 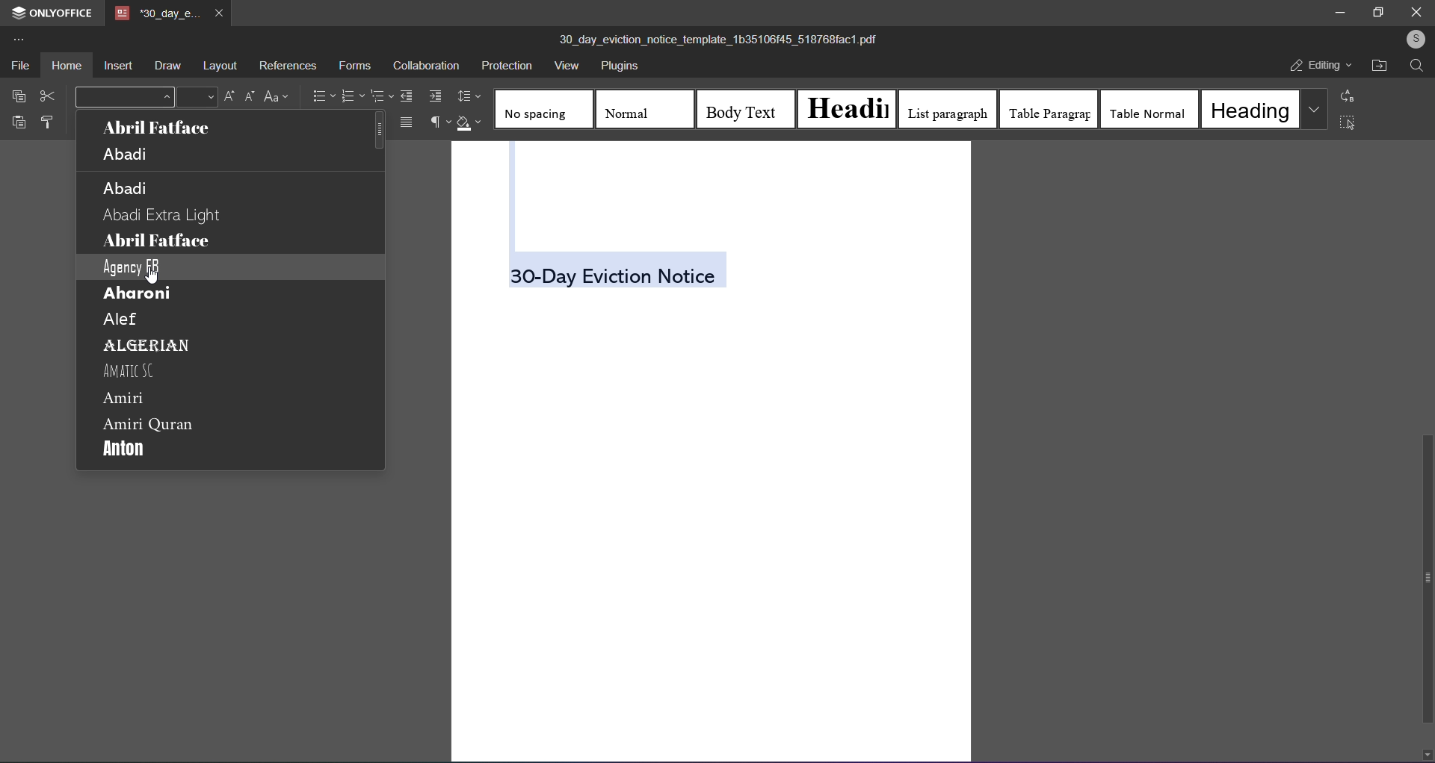 What do you see at coordinates (136, 266) in the screenshot?
I see `agency fb (selected)` at bounding box center [136, 266].